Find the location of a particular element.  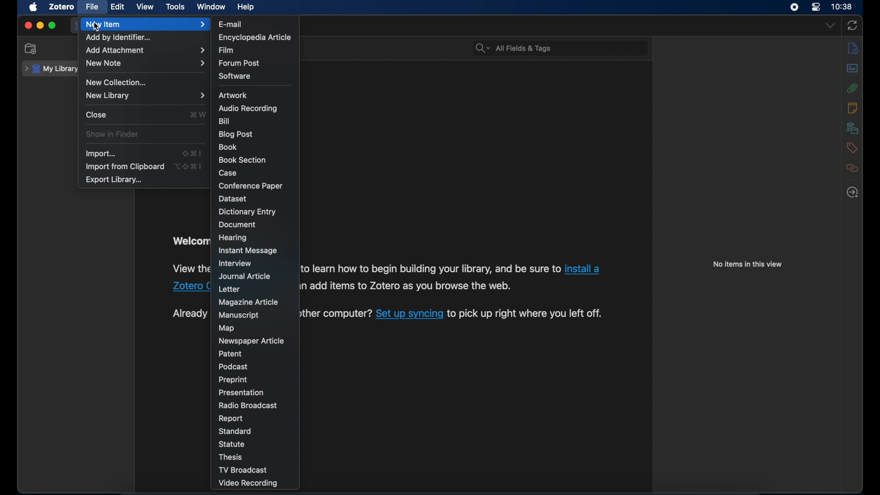

film is located at coordinates (230, 51).